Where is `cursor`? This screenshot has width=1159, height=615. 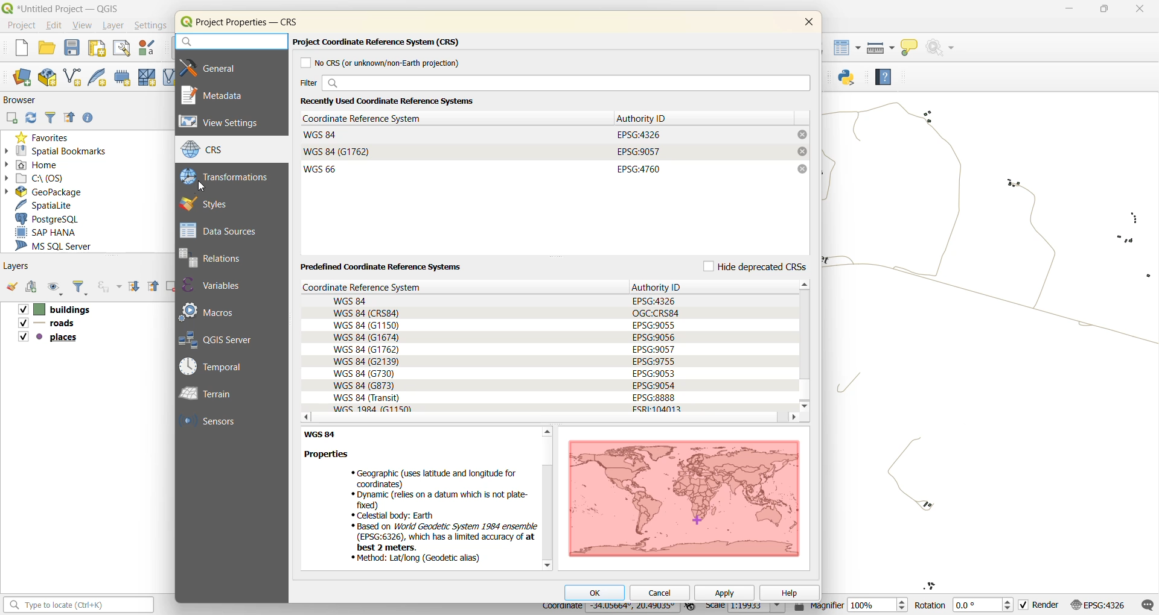 cursor is located at coordinates (202, 185).